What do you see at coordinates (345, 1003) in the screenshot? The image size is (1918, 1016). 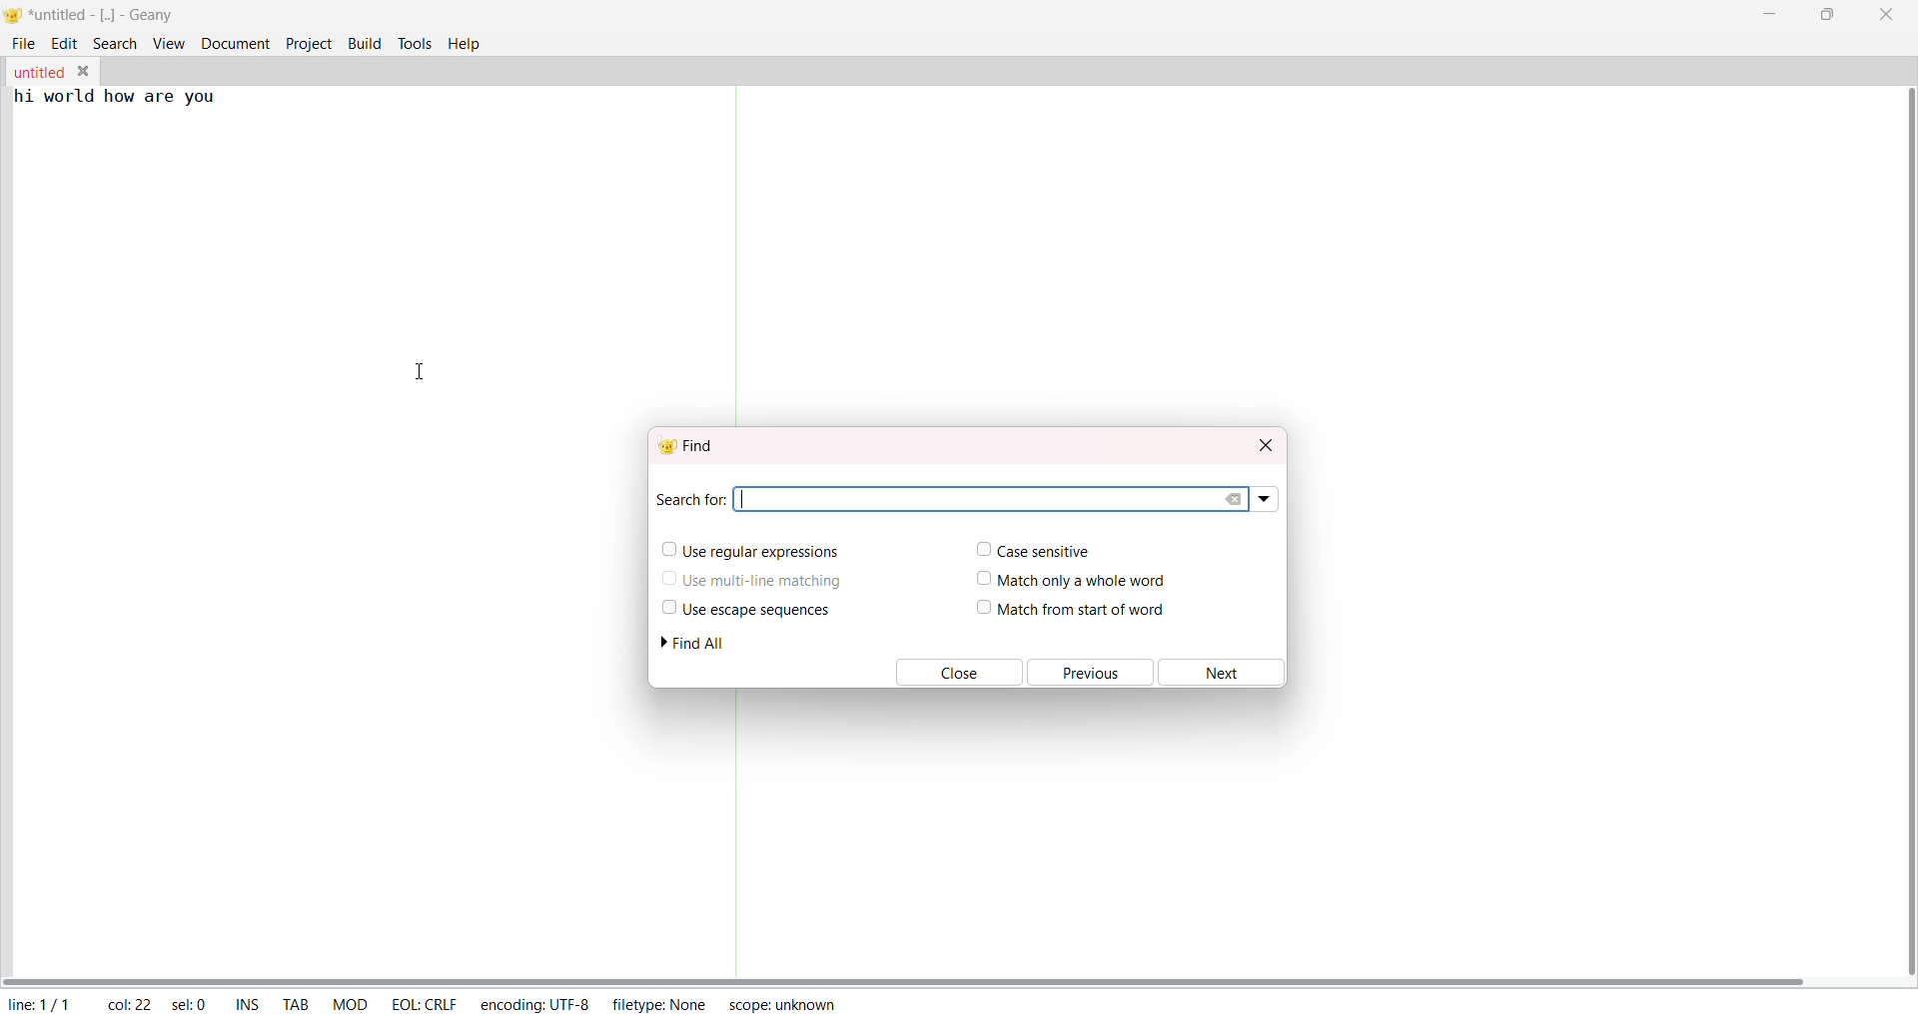 I see `mod` at bounding box center [345, 1003].